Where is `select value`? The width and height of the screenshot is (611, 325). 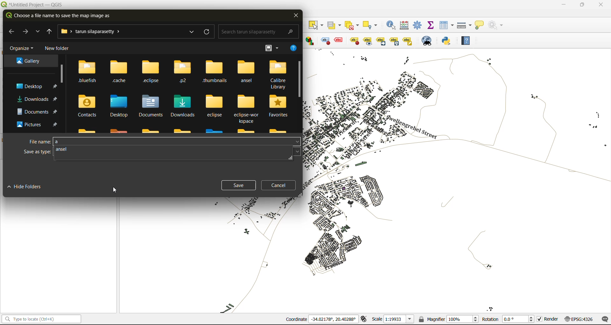
select value is located at coordinates (335, 24).